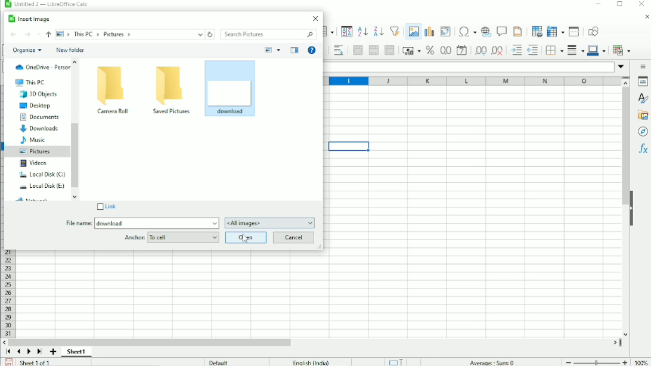  Describe the element at coordinates (246, 238) in the screenshot. I see `Open` at that location.